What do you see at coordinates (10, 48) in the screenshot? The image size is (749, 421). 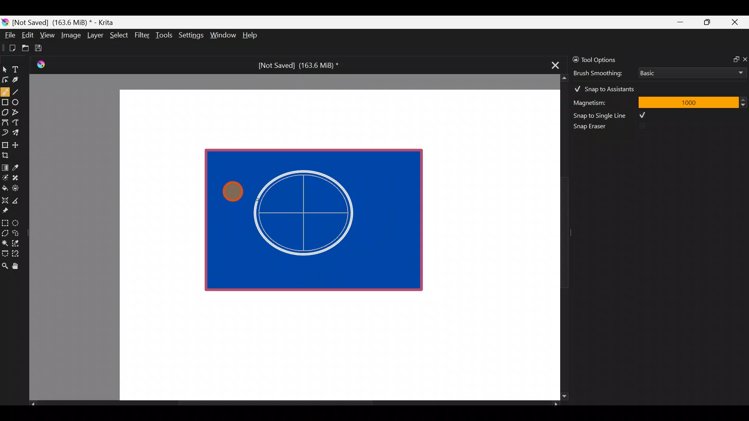 I see `Create new document` at bounding box center [10, 48].